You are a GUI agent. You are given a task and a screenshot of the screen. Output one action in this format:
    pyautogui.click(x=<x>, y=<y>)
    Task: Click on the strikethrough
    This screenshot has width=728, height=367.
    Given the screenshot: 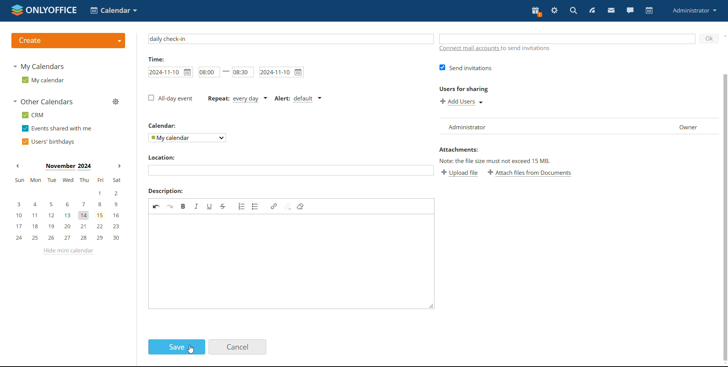 What is the action you would take?
    pyautogui.click(x=224, y=207)
    